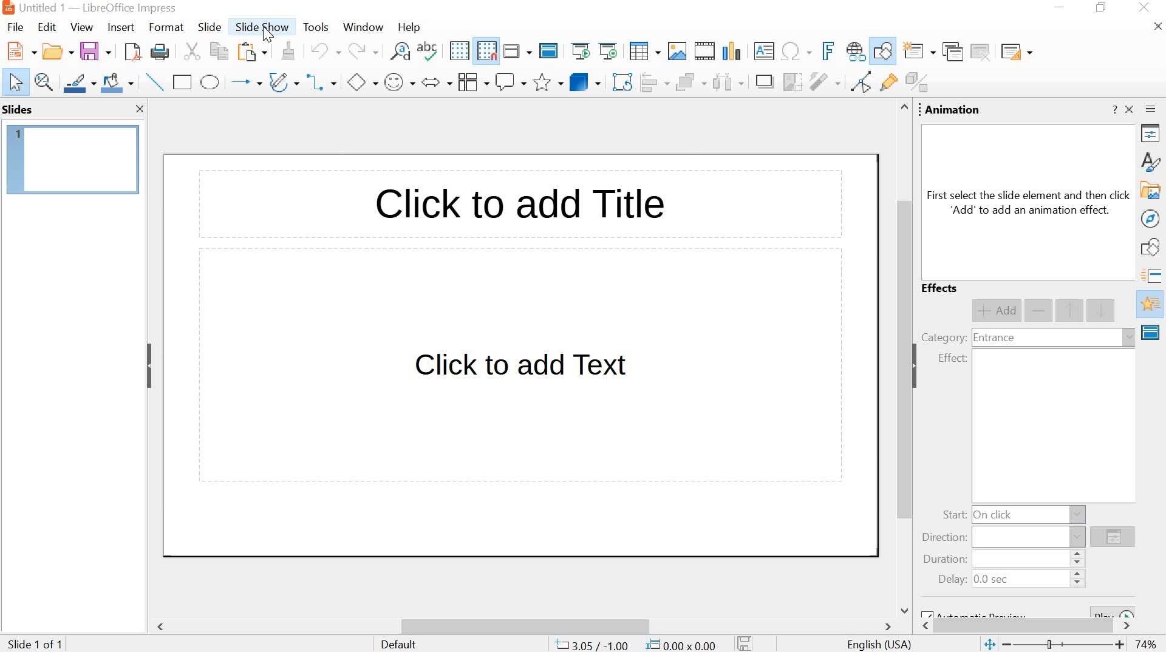  I want to click on redo, so click(361, 51).